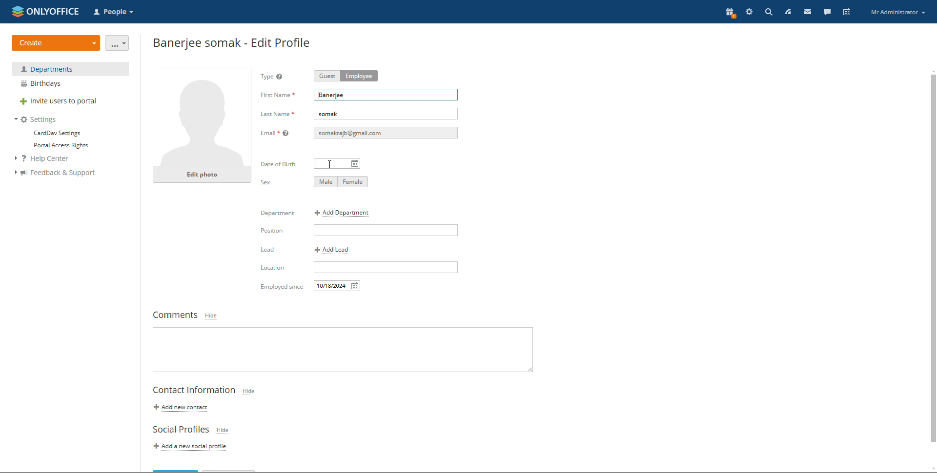 The image size is (937, 473). Describe the element at coordinates (332, 250) in the screenshot. I see `add lead` at that location.